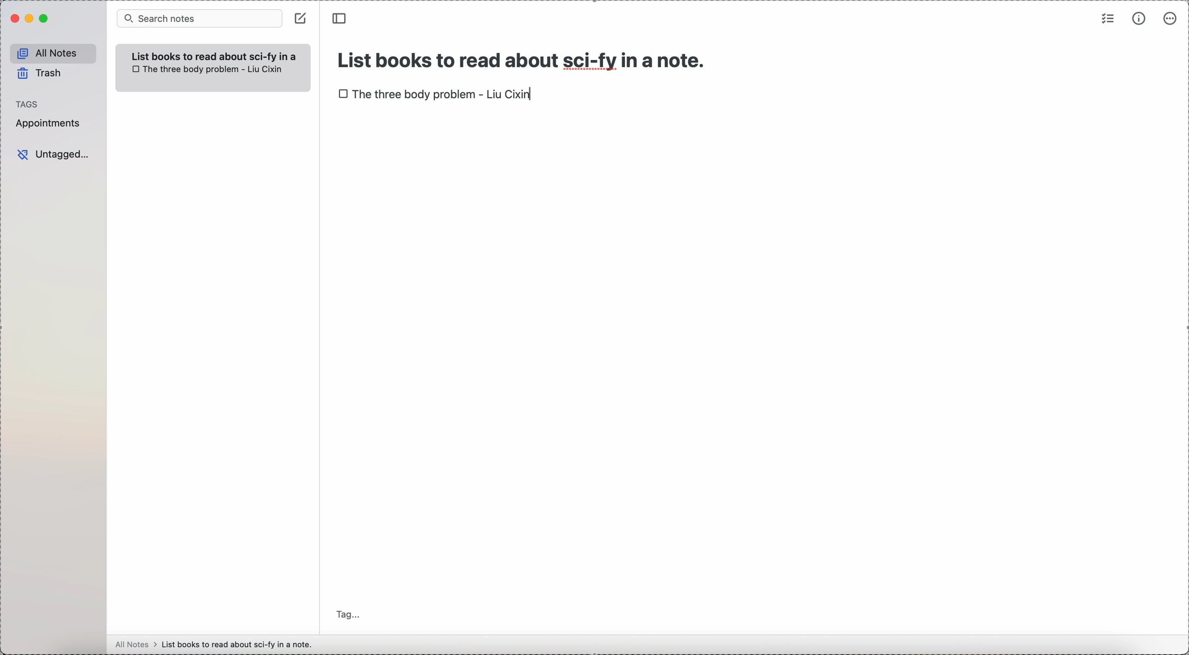 Image resolution: width=1189 pixels, height=655 pixels. What do you see at coordinates (343, 93) in the screenshot?
I see `checkbox` at bounding box center [343, 93].